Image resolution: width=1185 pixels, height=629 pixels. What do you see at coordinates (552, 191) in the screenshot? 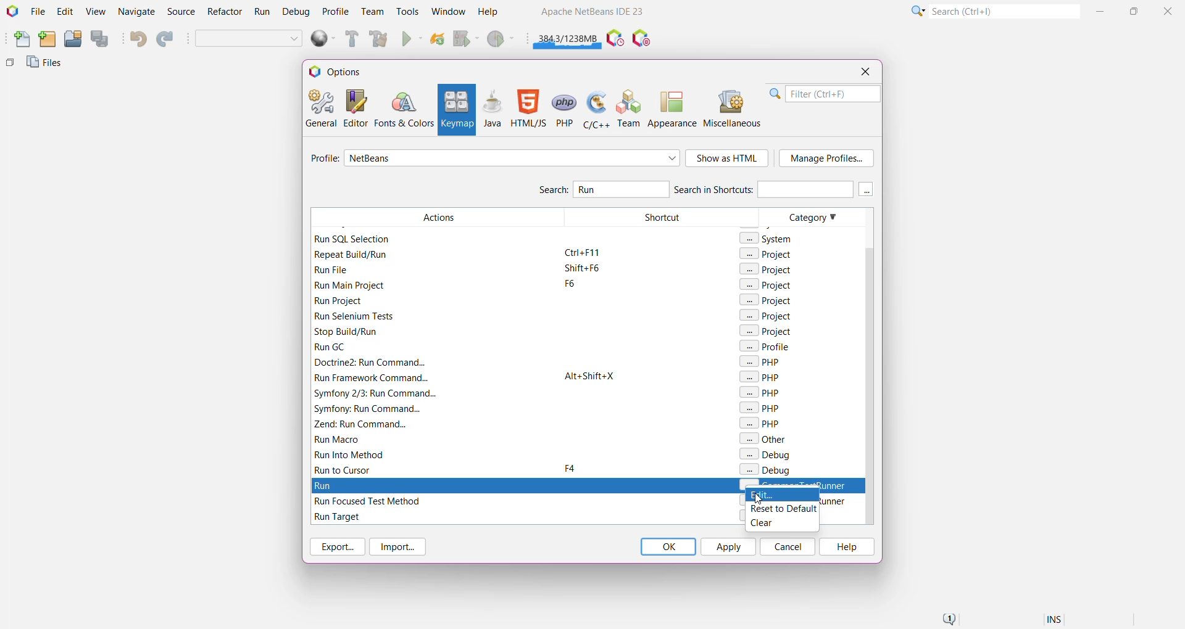
I see `Search` at bounding box center [552, 191].